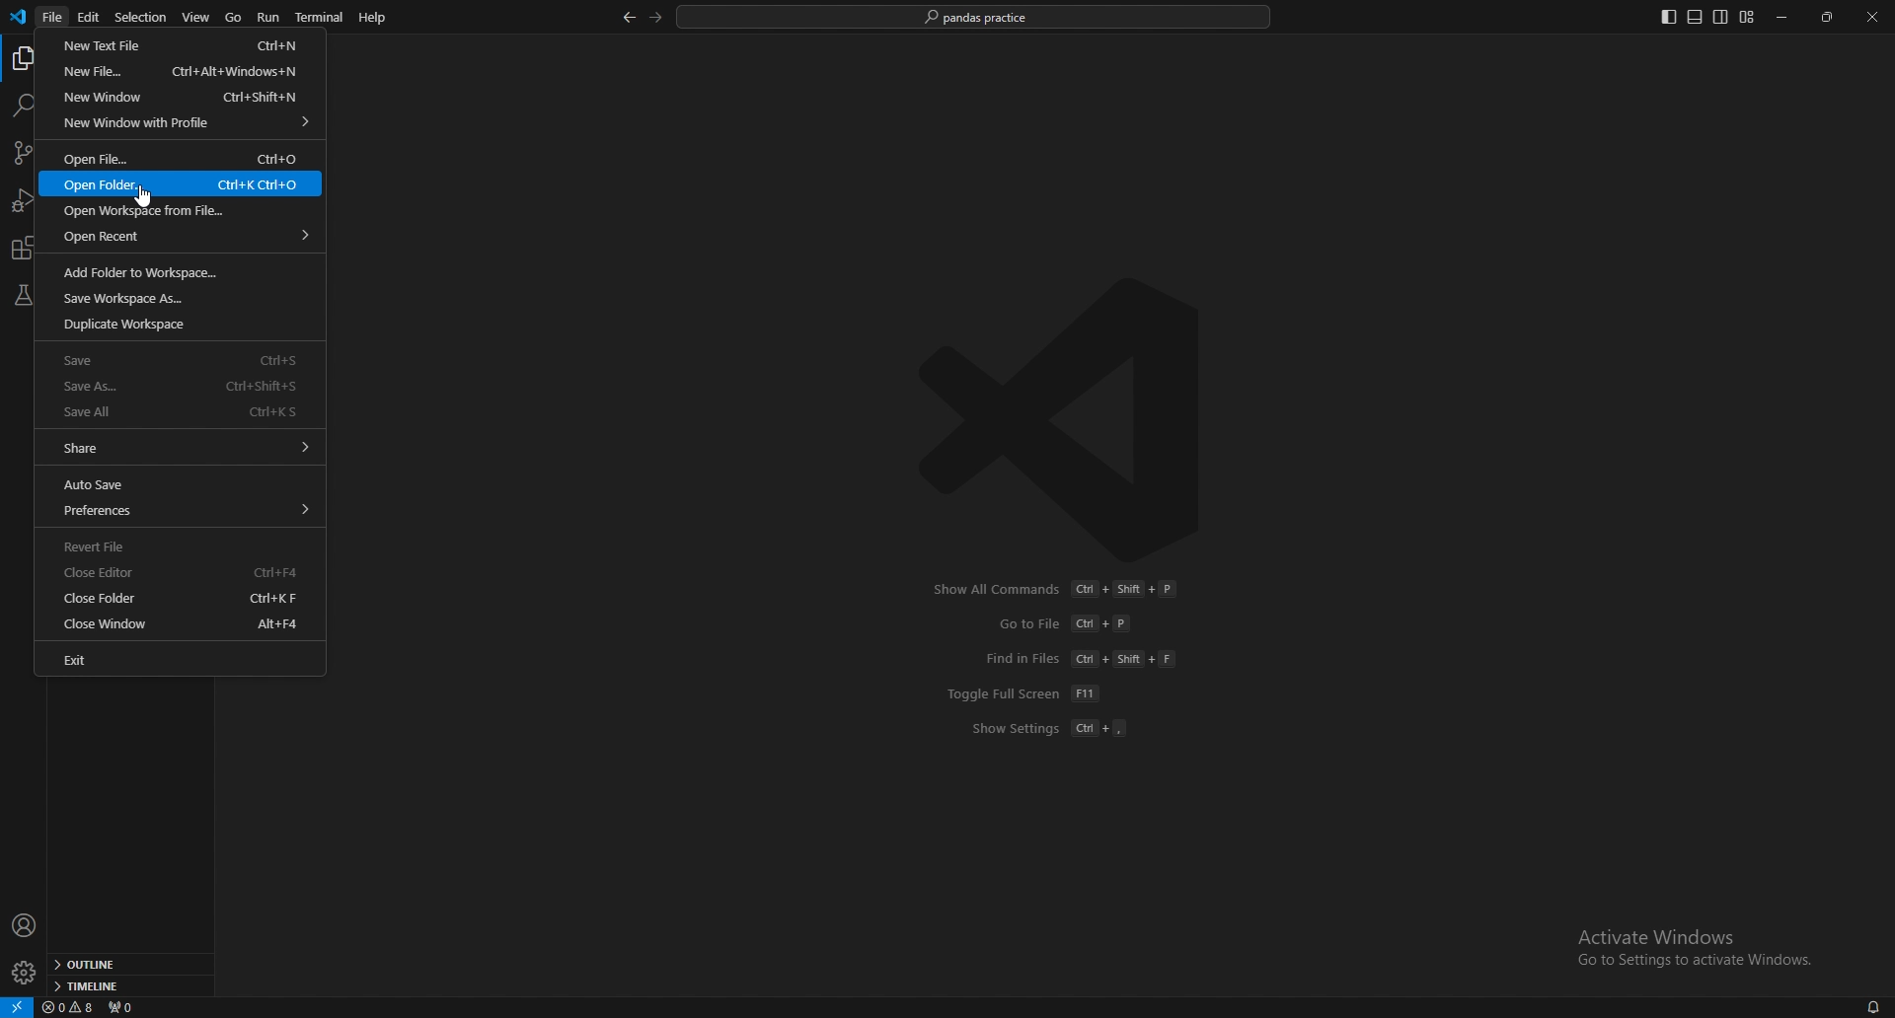 This screenshot has height=1018, width=1895. Describe the element at coordinates (26, 973) in the screenshot. I see `settings` at that location.